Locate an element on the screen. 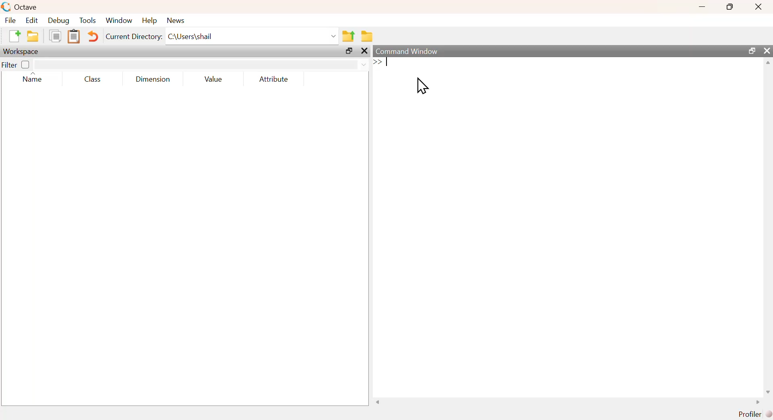 This screenshot has height=420, width=773. off is located at coordinates (26, 64).